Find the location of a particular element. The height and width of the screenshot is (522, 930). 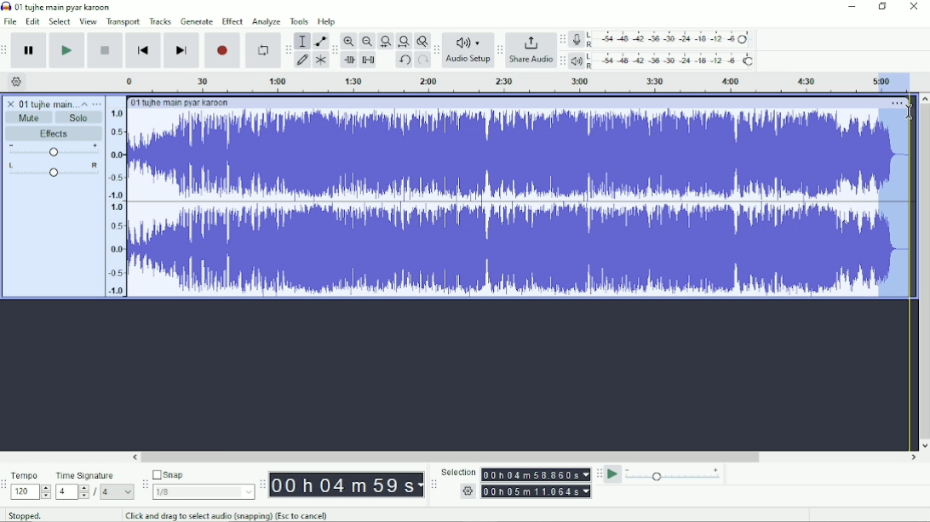

Mute is located at coordinates (29, 118).